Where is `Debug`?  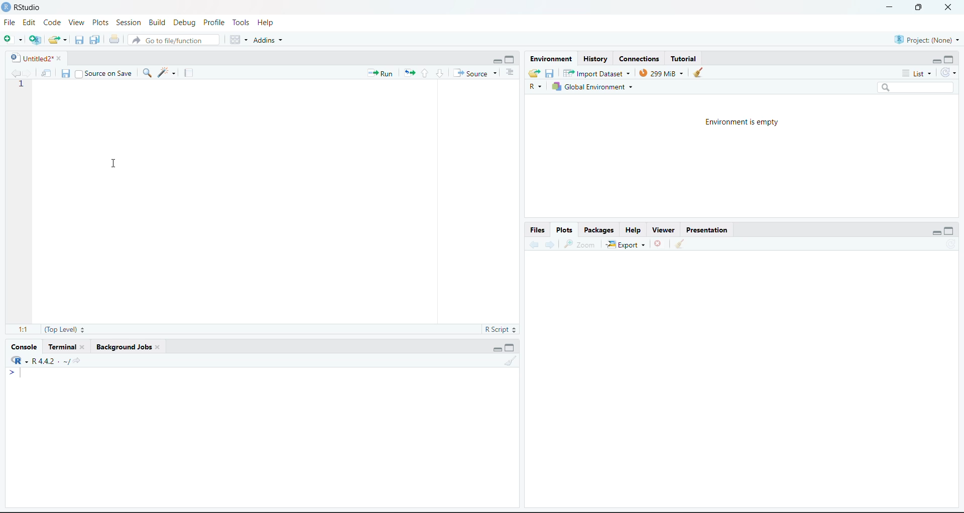 Debug is located at coordinates (185, 23).